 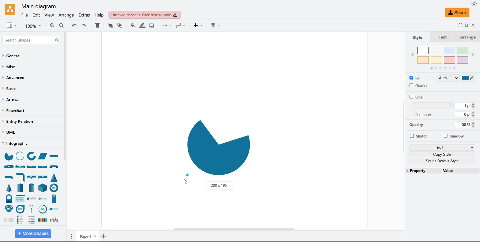 I want to click on Arrange , so click(x=466, y=37).